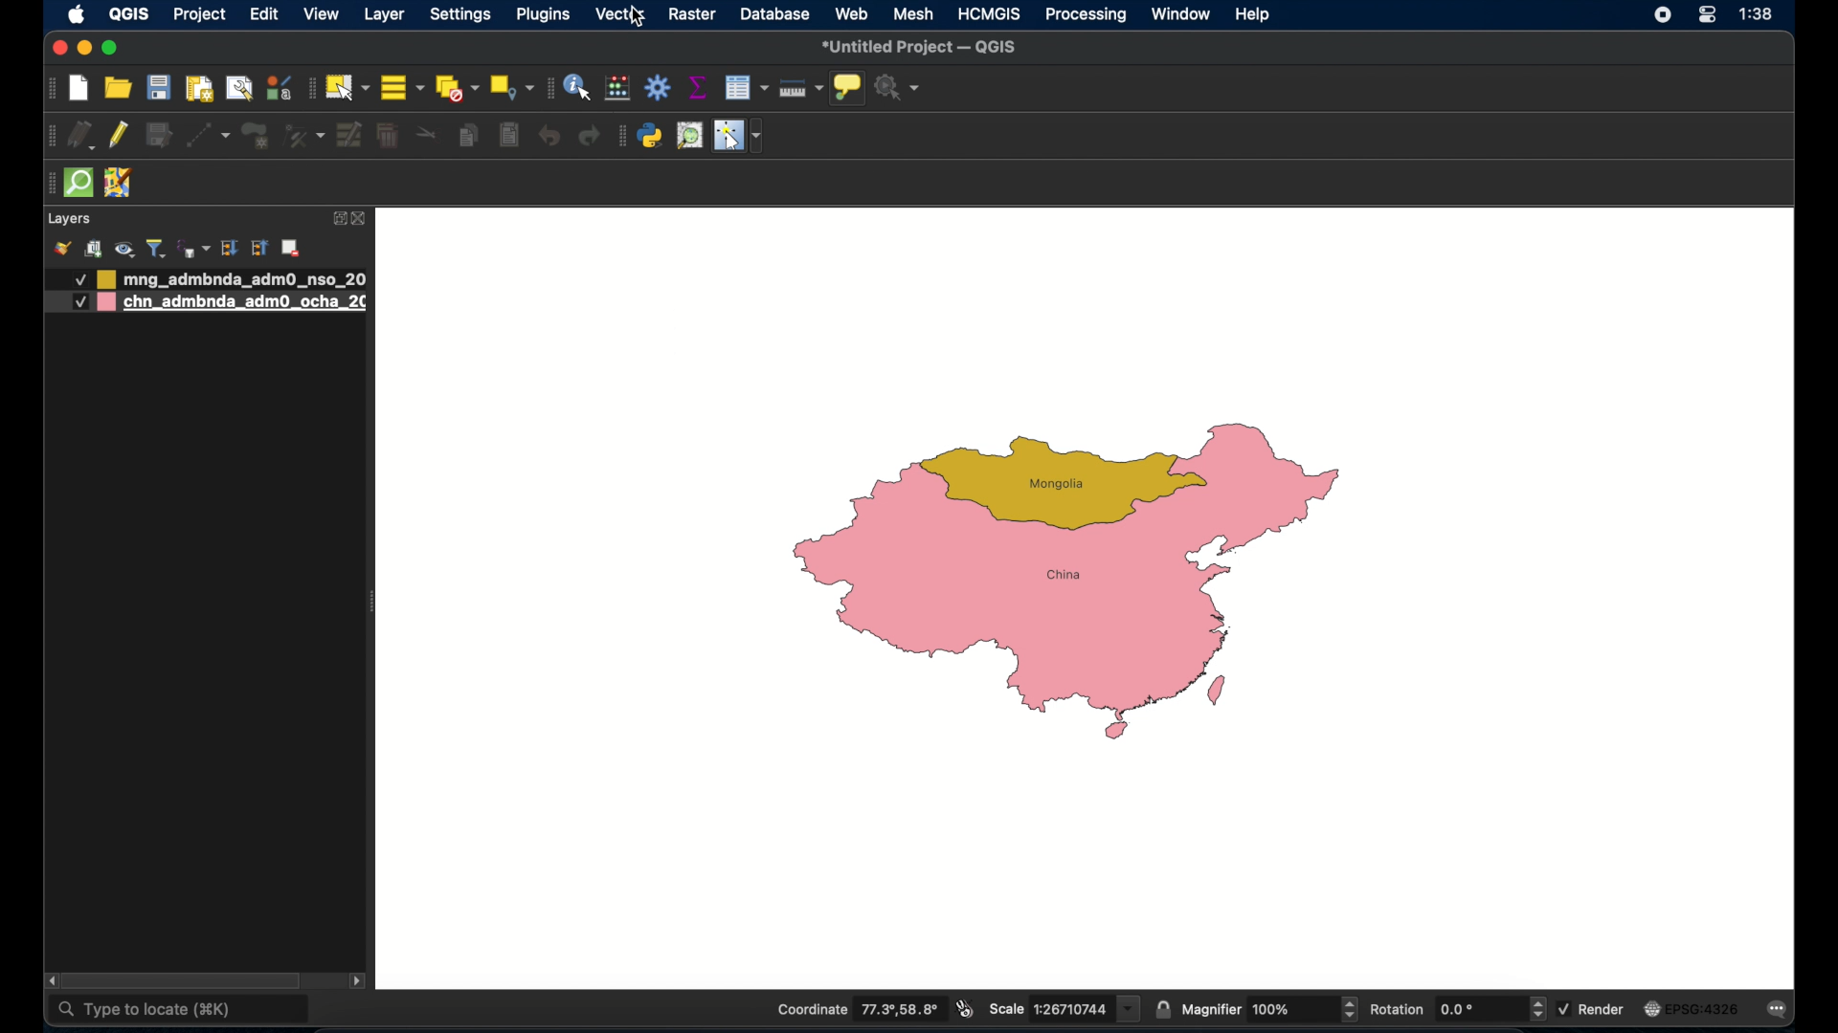 This screenshot has width=1838, height=1033. What do you see at coordinates (542, 15) in the screenshot?
I see `plugins` at bounding box center [542, 15].